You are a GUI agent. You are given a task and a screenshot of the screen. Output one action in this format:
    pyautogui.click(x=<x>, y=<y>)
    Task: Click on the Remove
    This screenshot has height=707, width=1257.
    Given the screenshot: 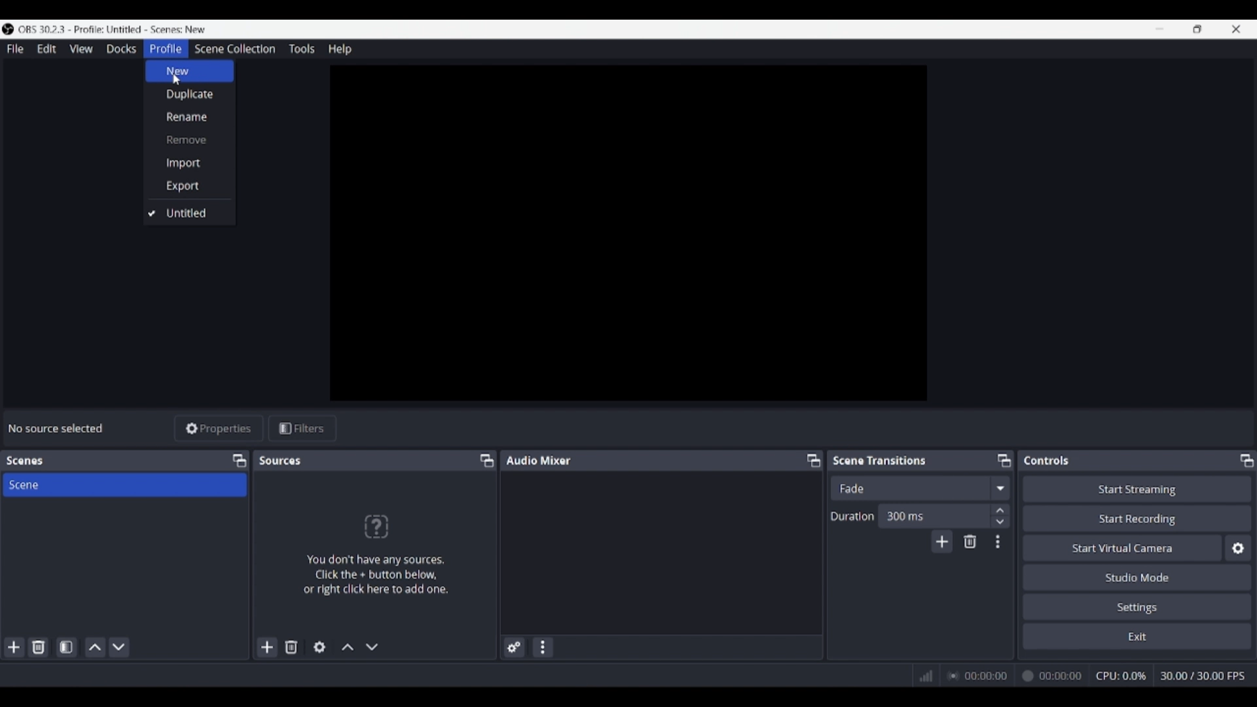 What is the action you would take?
    pyautogui.click(x=189, y=139)
    